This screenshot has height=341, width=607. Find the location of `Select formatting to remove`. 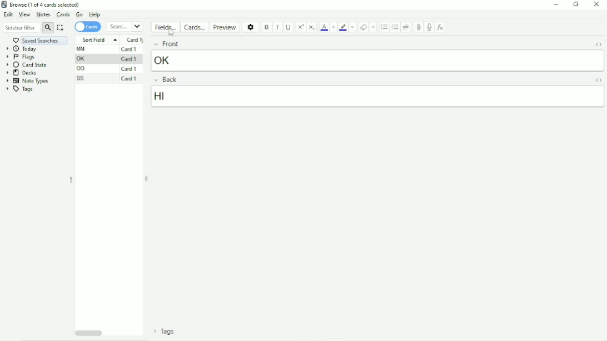

Select formatting to remove is located at coordinates (374, 27).